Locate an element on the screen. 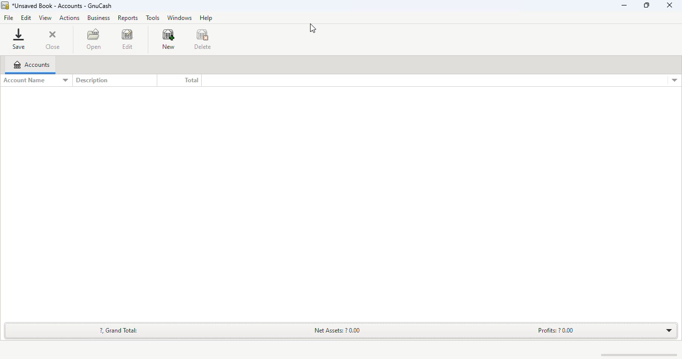 Image resolution: width=682 pixels, height=359 pixels. edit is located at coordinates (127, 40).